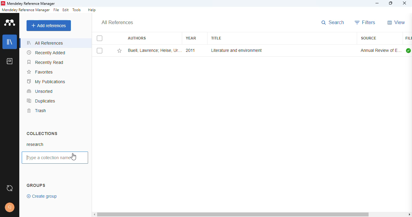 This screenshot has width=412, height=217. I want to click on add references, so click(49, 26).